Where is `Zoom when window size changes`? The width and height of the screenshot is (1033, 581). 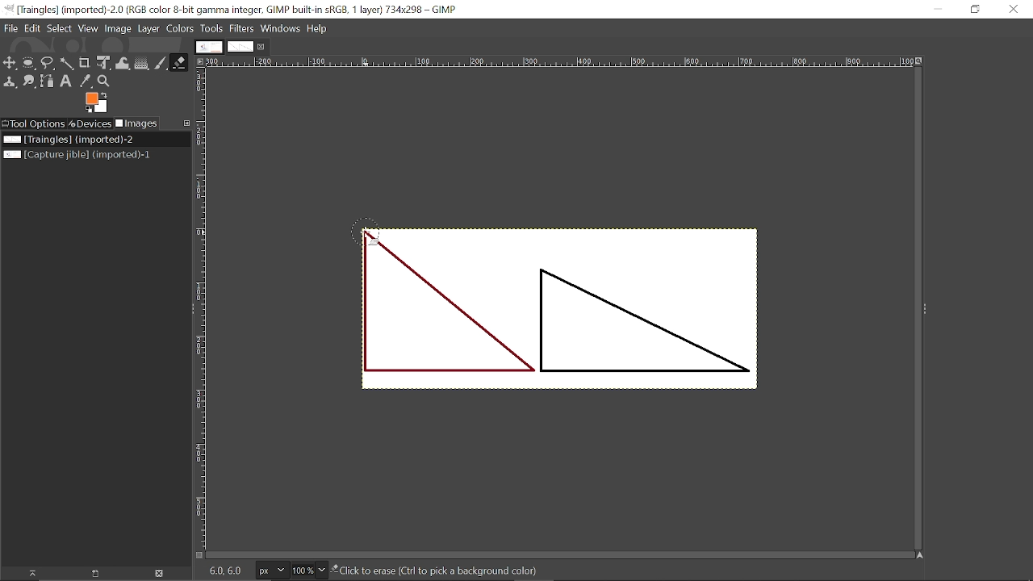
Zoom when window size changes is located at coordinates (922, 62).